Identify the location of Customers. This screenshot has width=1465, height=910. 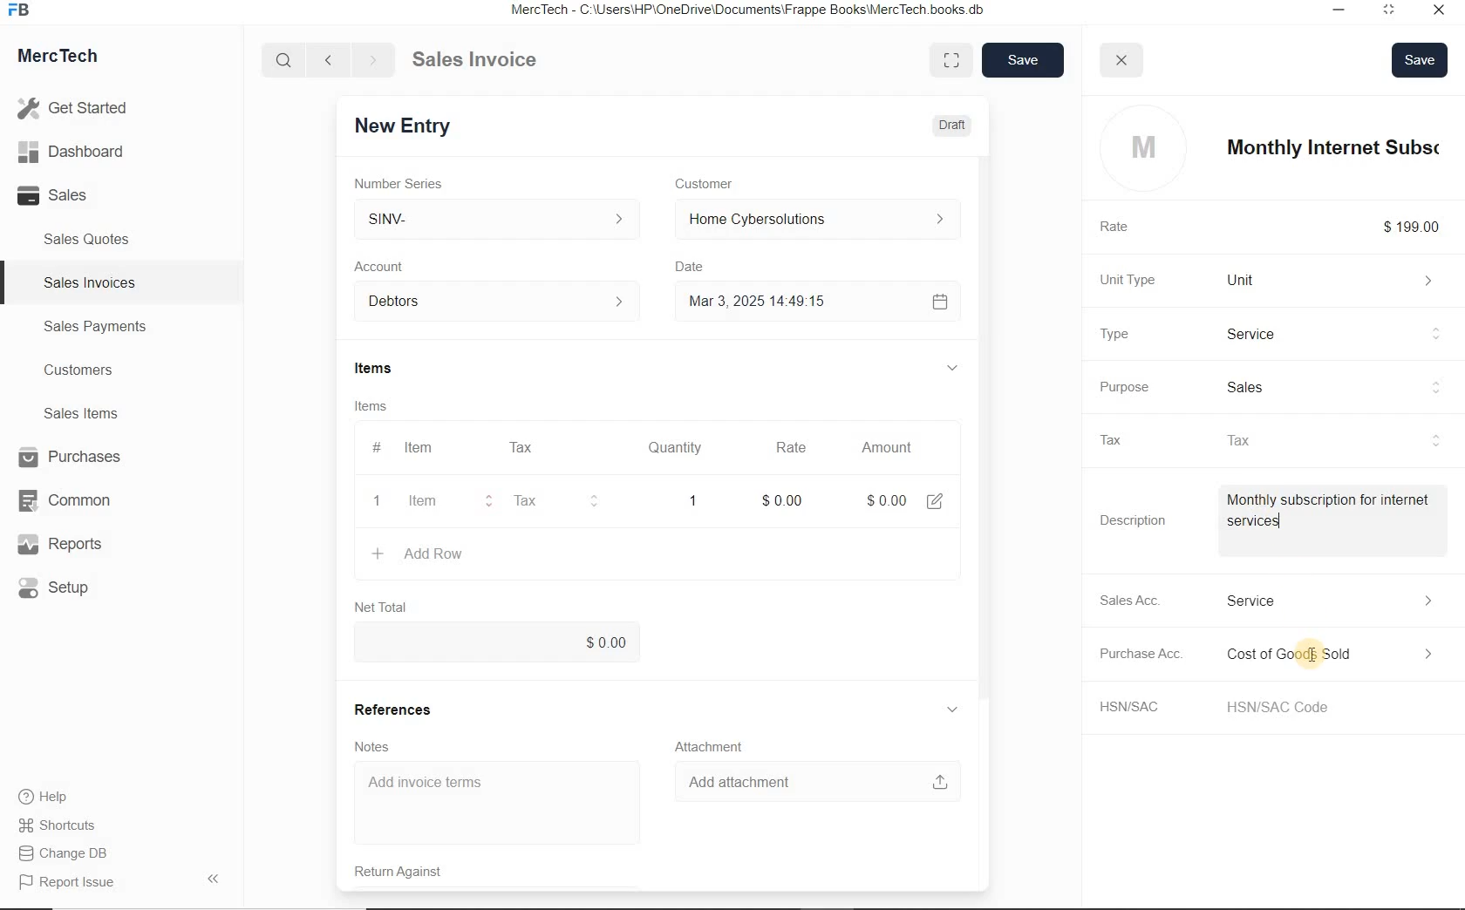
(94, 370).